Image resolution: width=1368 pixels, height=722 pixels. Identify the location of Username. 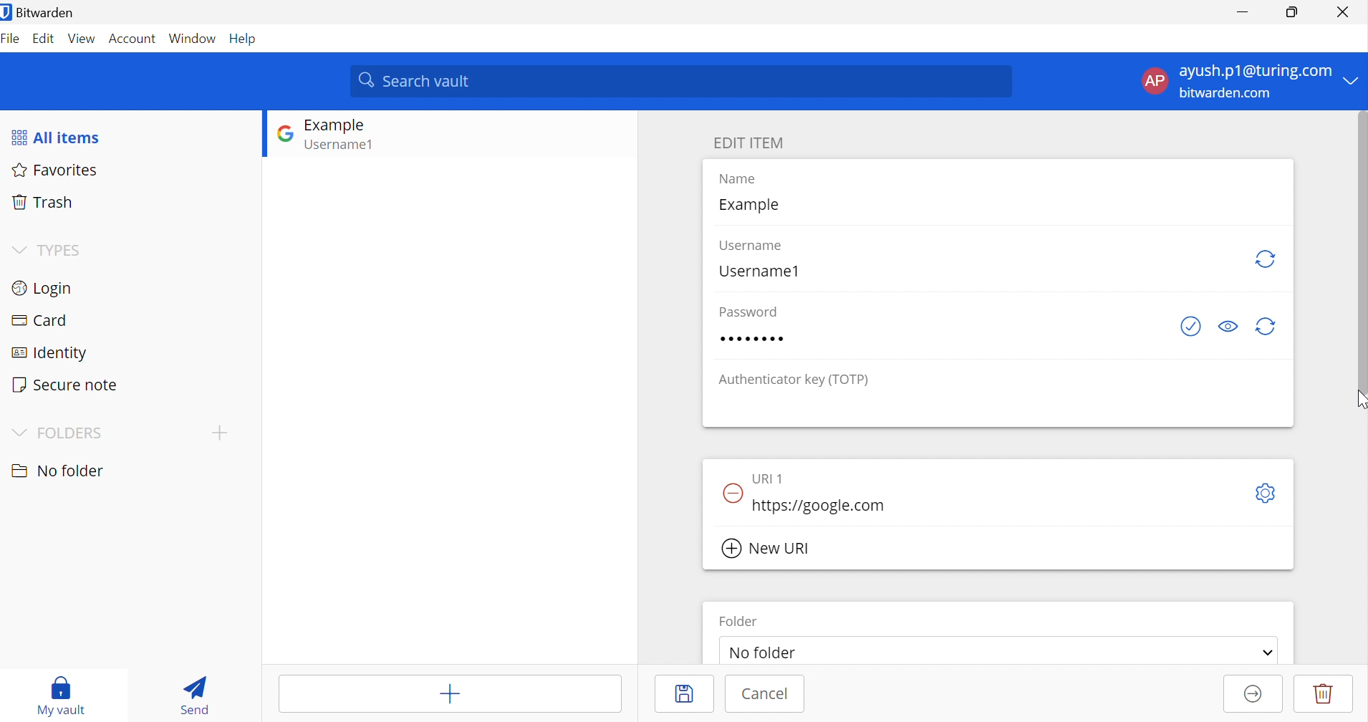
(753, 244).